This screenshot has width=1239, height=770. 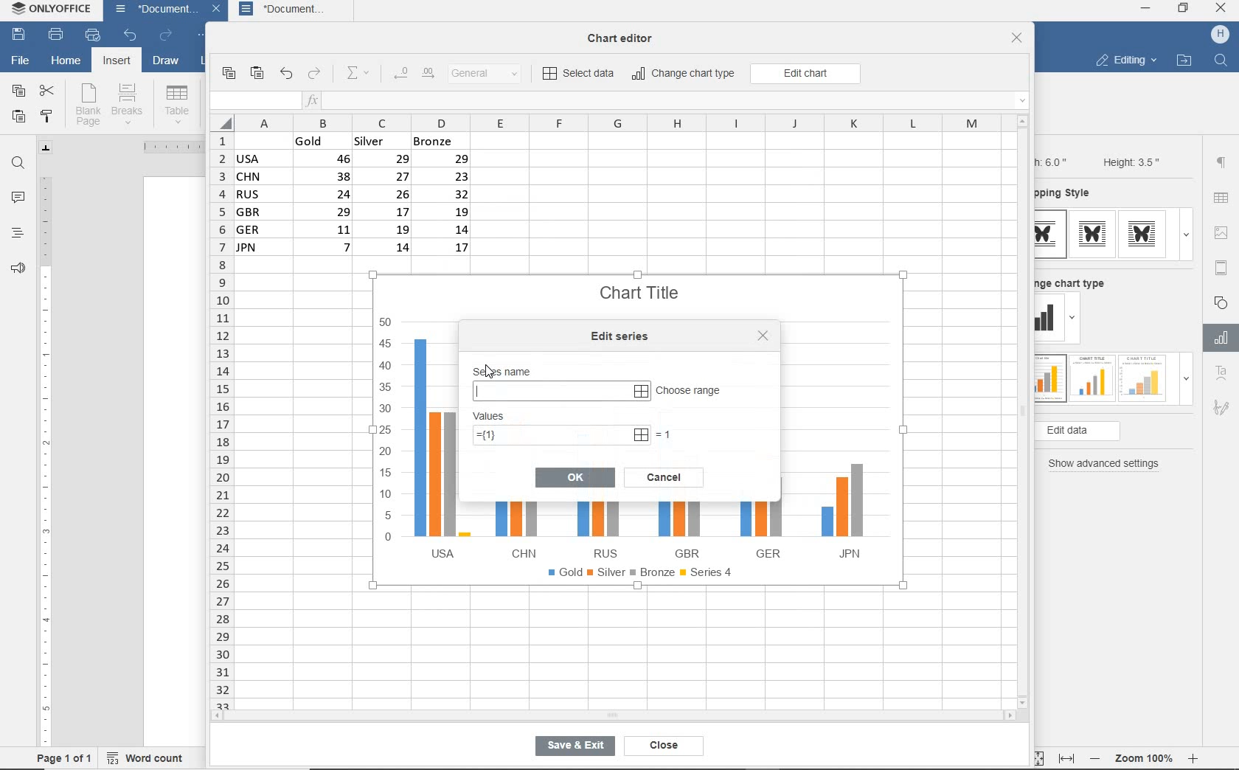 I want to click on change chart type, so click(x=1076, y=281).